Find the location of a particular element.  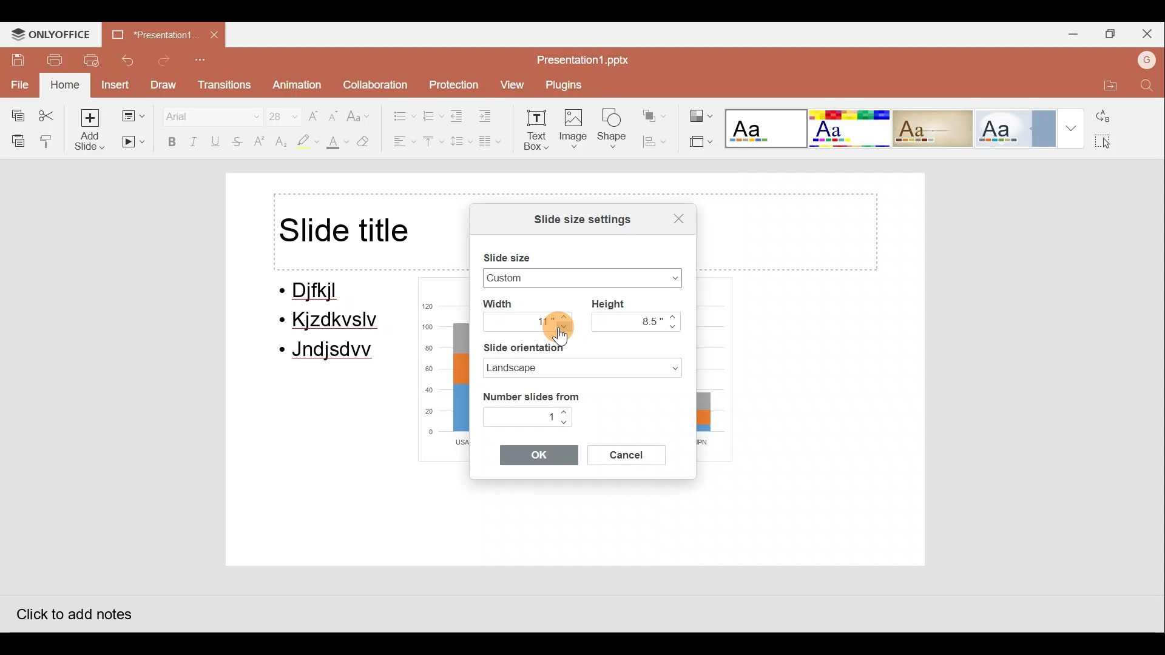

Highlight colour is located at coordinates (305, 143).